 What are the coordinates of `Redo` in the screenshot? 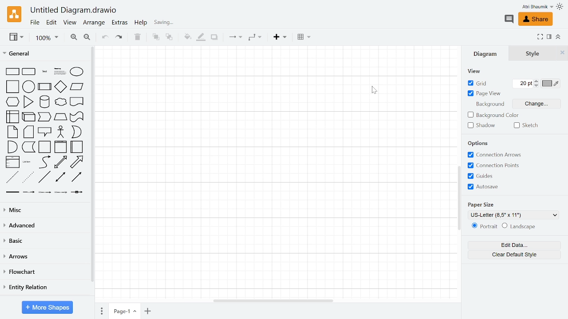 It's located at (119, 38).